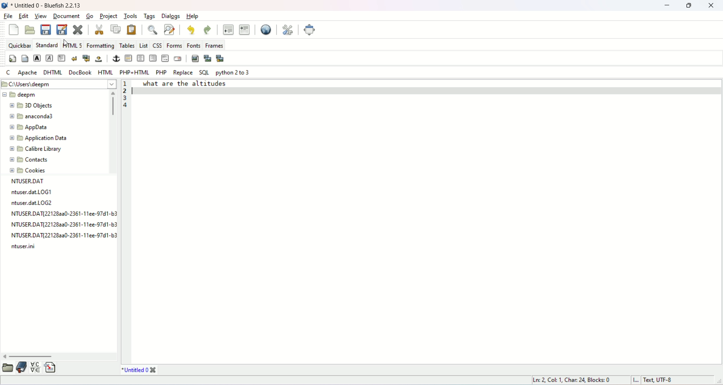 This screenshot has height=385, width=723. What do you see at coordinates (161, 72) in the screenshot?
I see `PHP` at bounding box center [161, 72].